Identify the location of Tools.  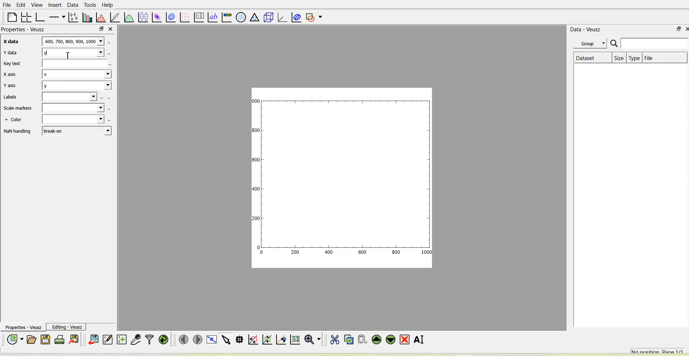
(89, 5).